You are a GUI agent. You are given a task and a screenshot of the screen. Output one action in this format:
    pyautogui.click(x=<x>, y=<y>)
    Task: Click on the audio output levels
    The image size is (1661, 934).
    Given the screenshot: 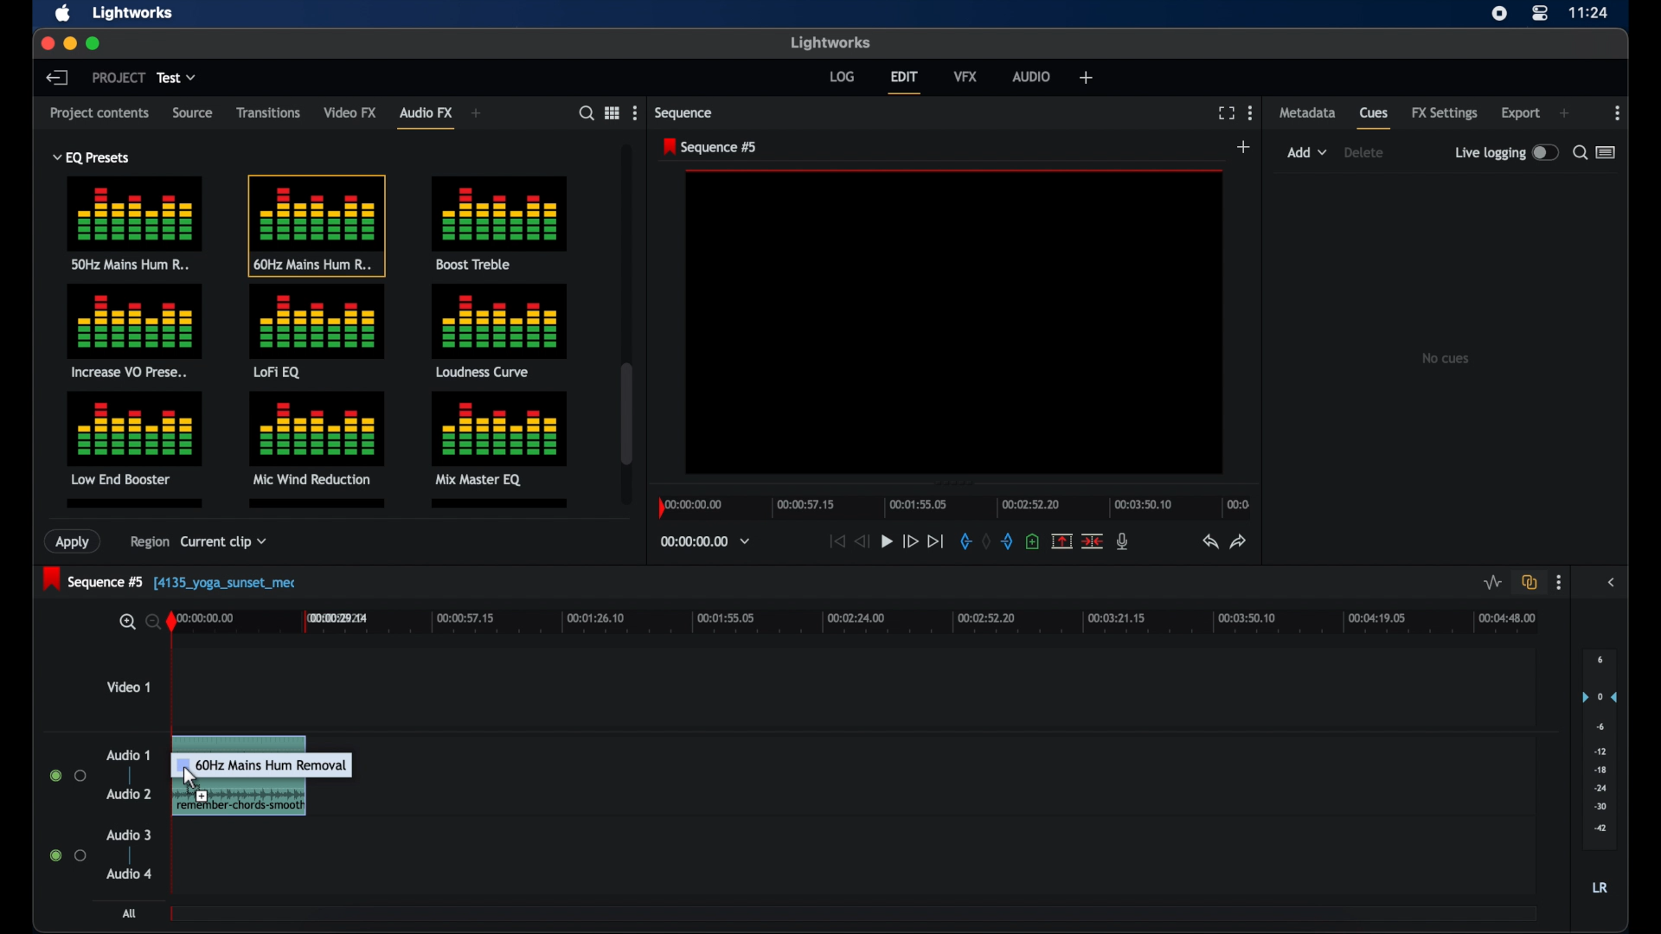 What is the action you would take?
    pyautogui.click(x=1600, y=749)
    